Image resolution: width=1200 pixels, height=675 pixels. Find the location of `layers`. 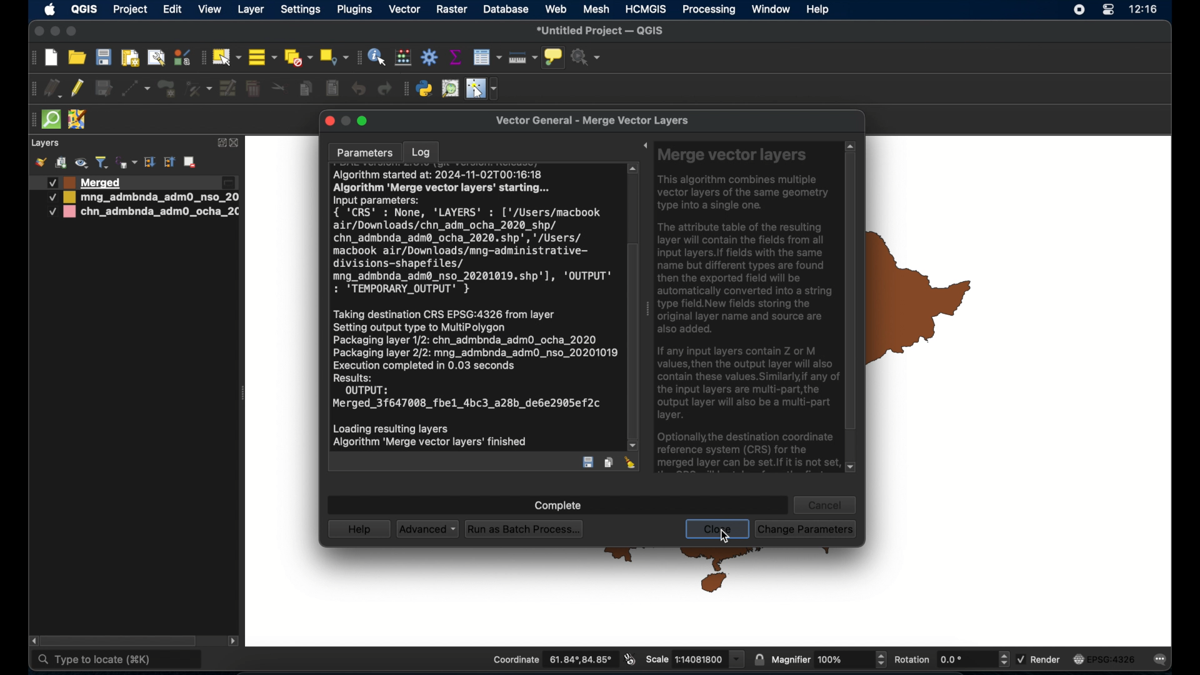

layers is located at coordinates (45, 144).